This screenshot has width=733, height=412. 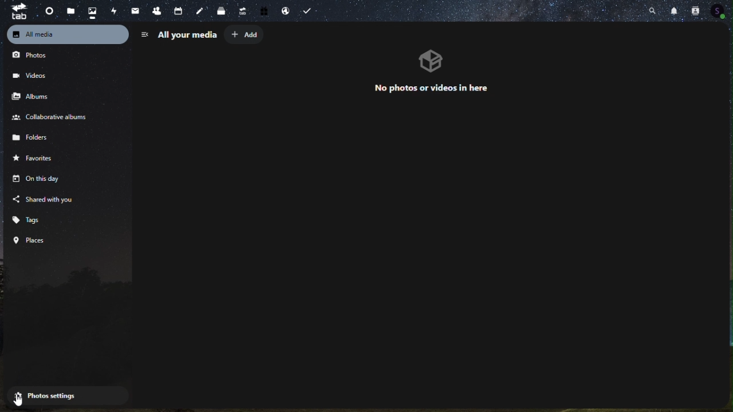 What do you see at coordinates (113, 10) in the screenshot?
I see `activity` at bounding box center [113, 10].